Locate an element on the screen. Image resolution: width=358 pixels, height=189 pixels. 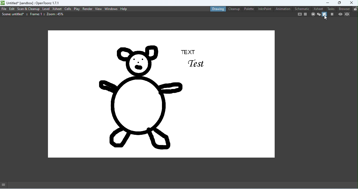
3D view is located at coordinates (318, 14).